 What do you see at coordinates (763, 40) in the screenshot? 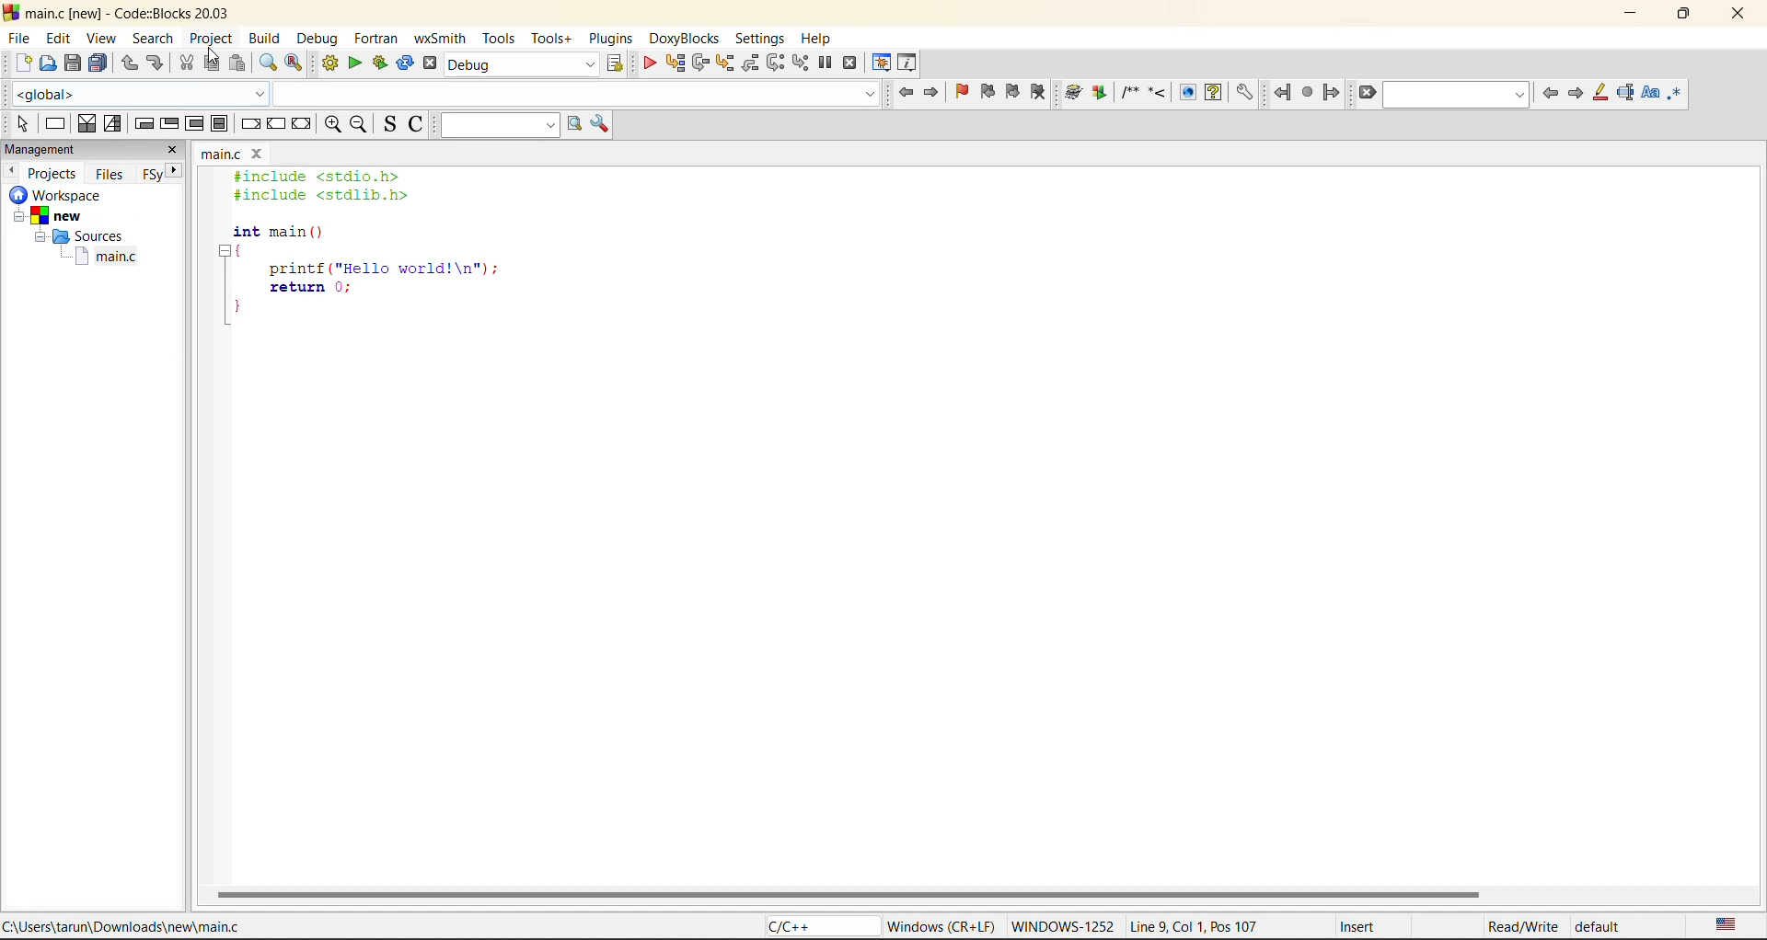
I see `settings` at bounding box center [763, 40].